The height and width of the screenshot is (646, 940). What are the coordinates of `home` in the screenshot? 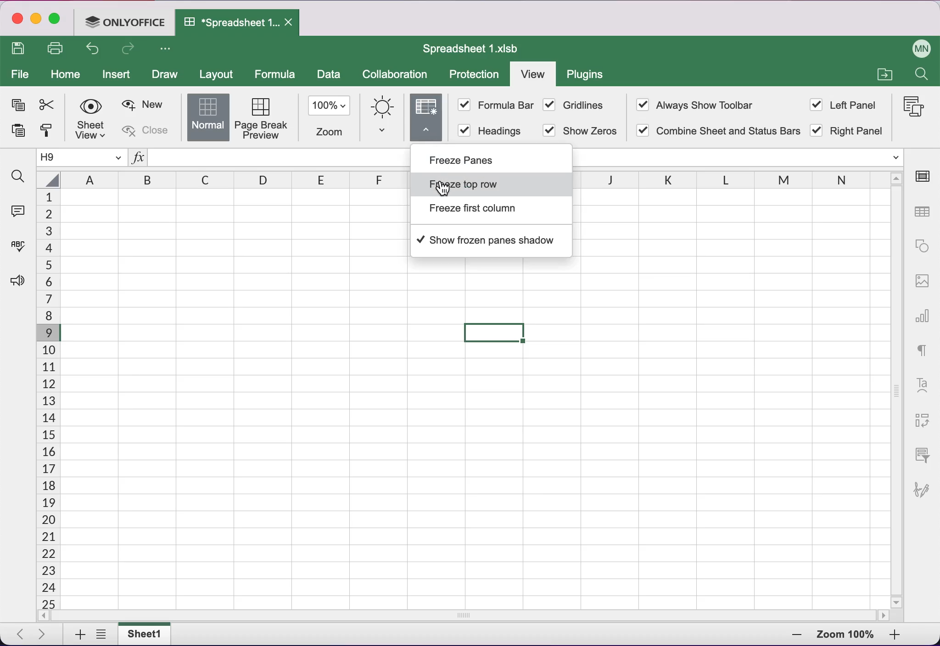 It's located at (66, 74).